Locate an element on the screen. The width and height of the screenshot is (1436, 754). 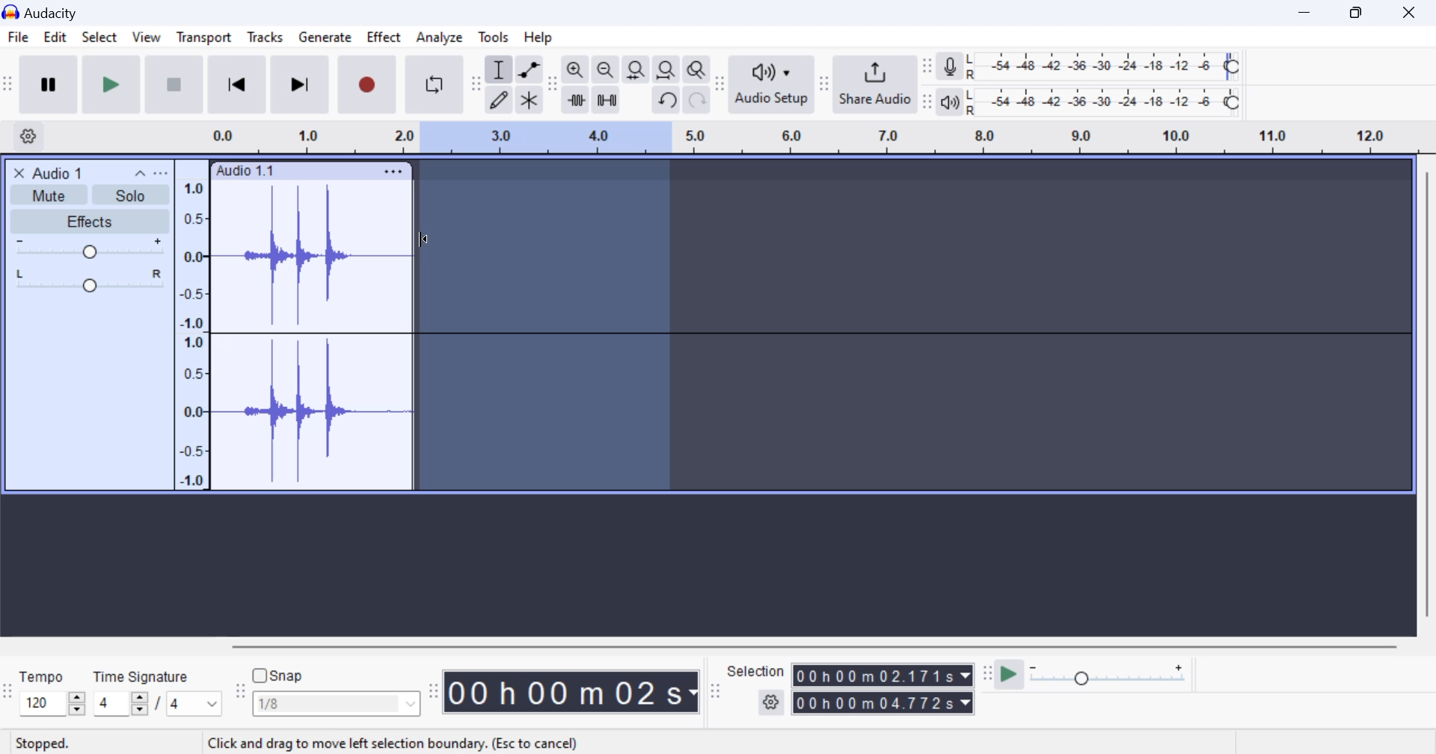
Audio Setup is located at coordinates (770, 84).